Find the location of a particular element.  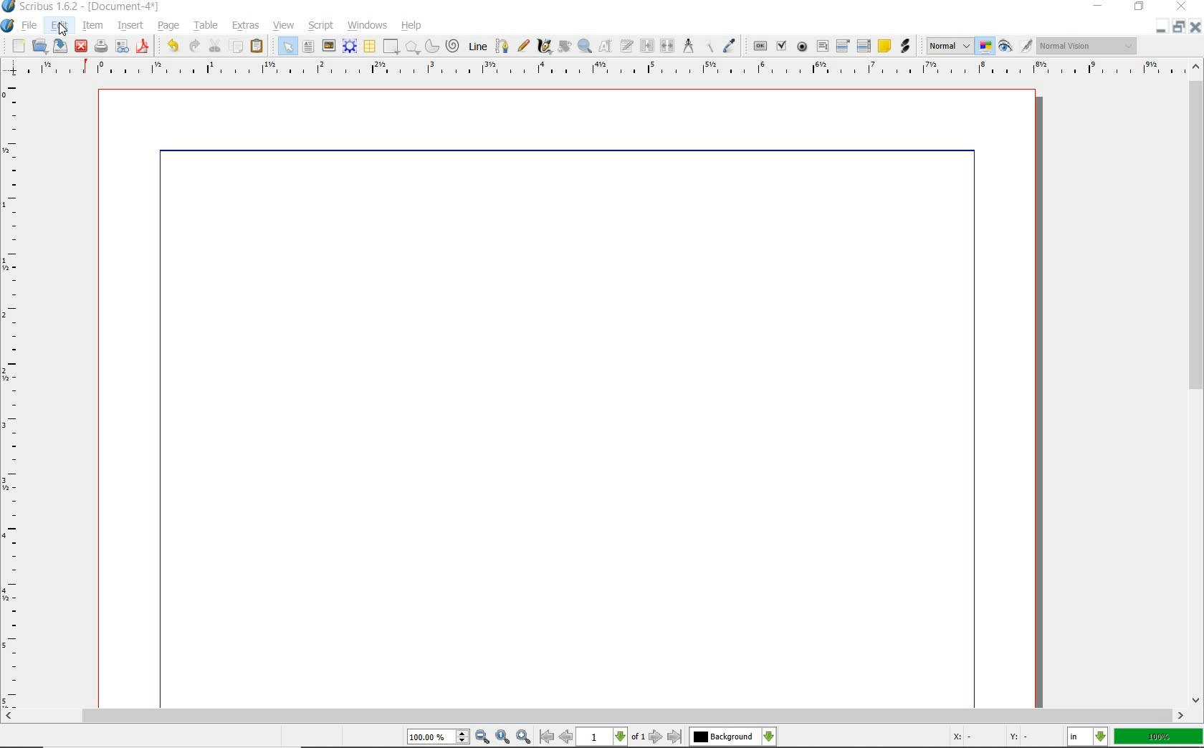

windows is located at coordinates (367, 24).